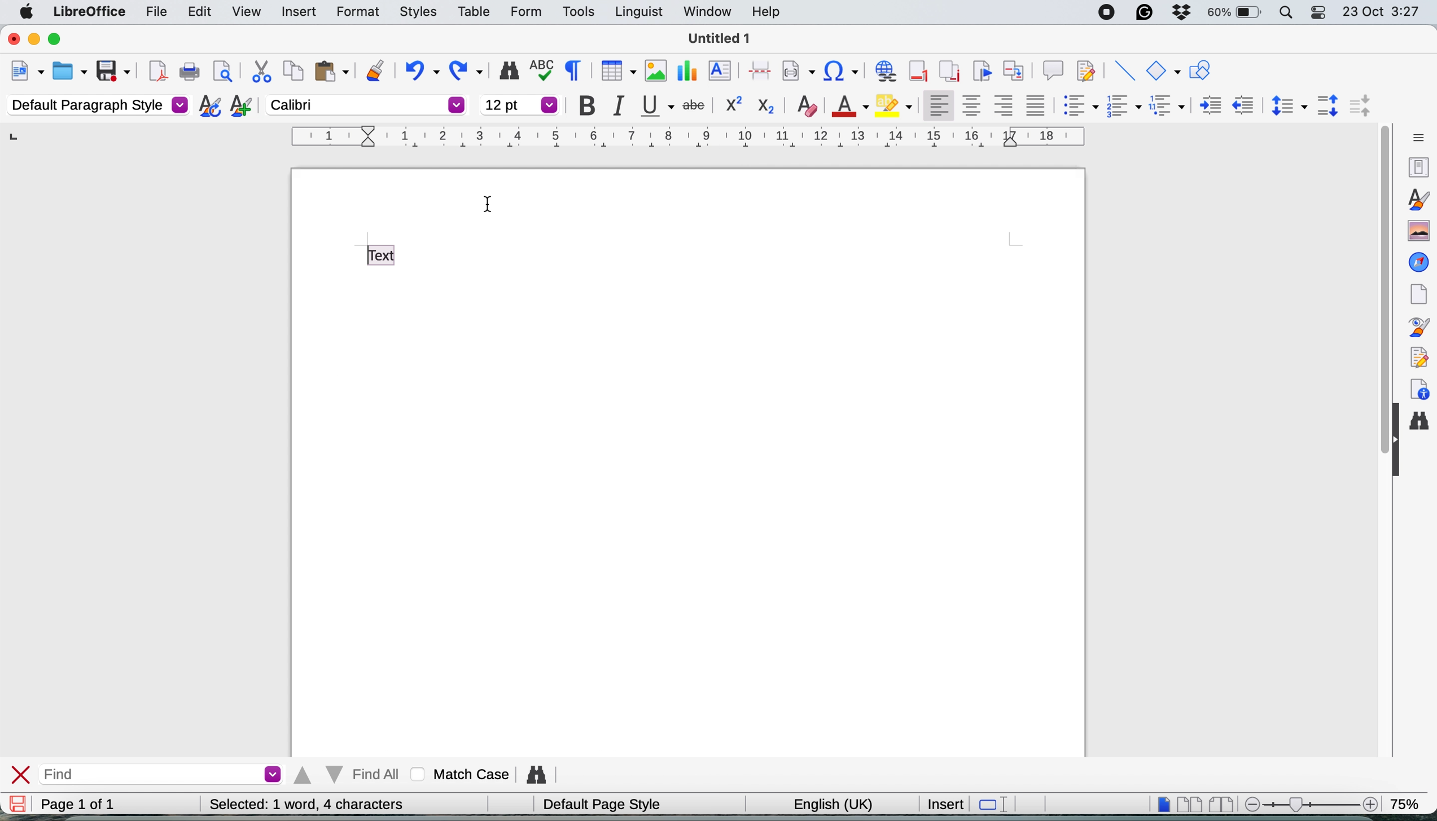 The image size is (1437, 821). What do you see at coordinates (734, 105) in the screenshot?
I see `superscrpit` at bounding box center [734, 105].